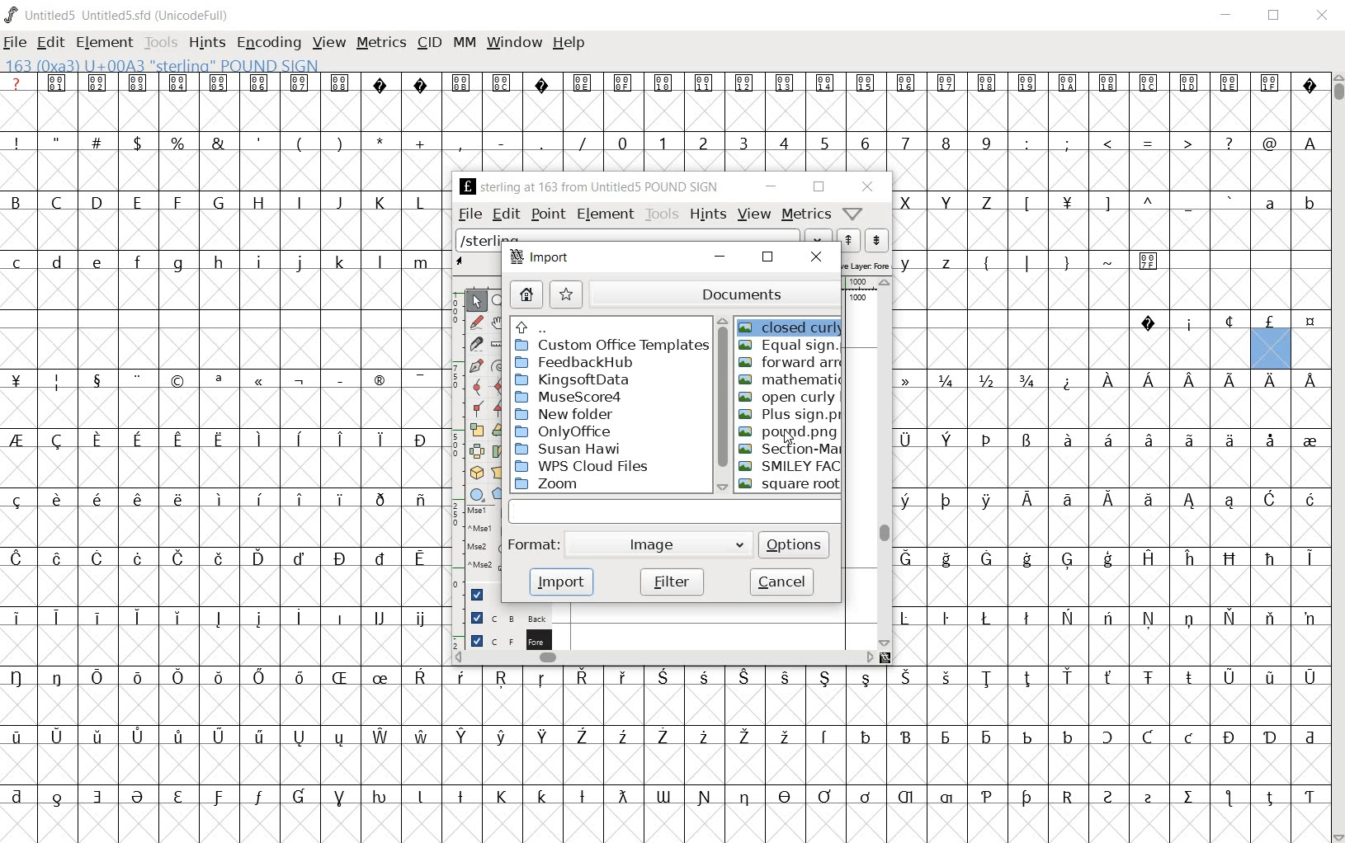 Image resolution: width=1345 pixels, height=843 pixels. What do you see at coordinates (19, 500) in the screenshot?
I see `Symbol` at bounding box center [19, 500].